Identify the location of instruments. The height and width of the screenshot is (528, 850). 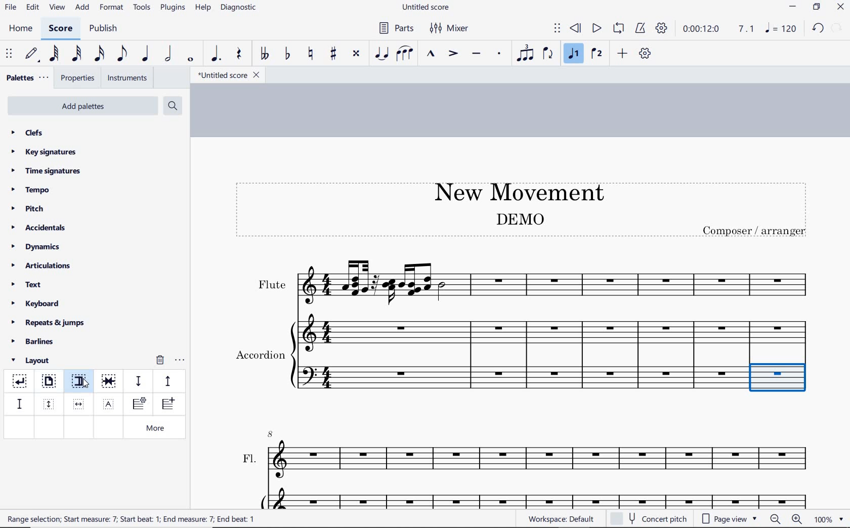
(125, 78).